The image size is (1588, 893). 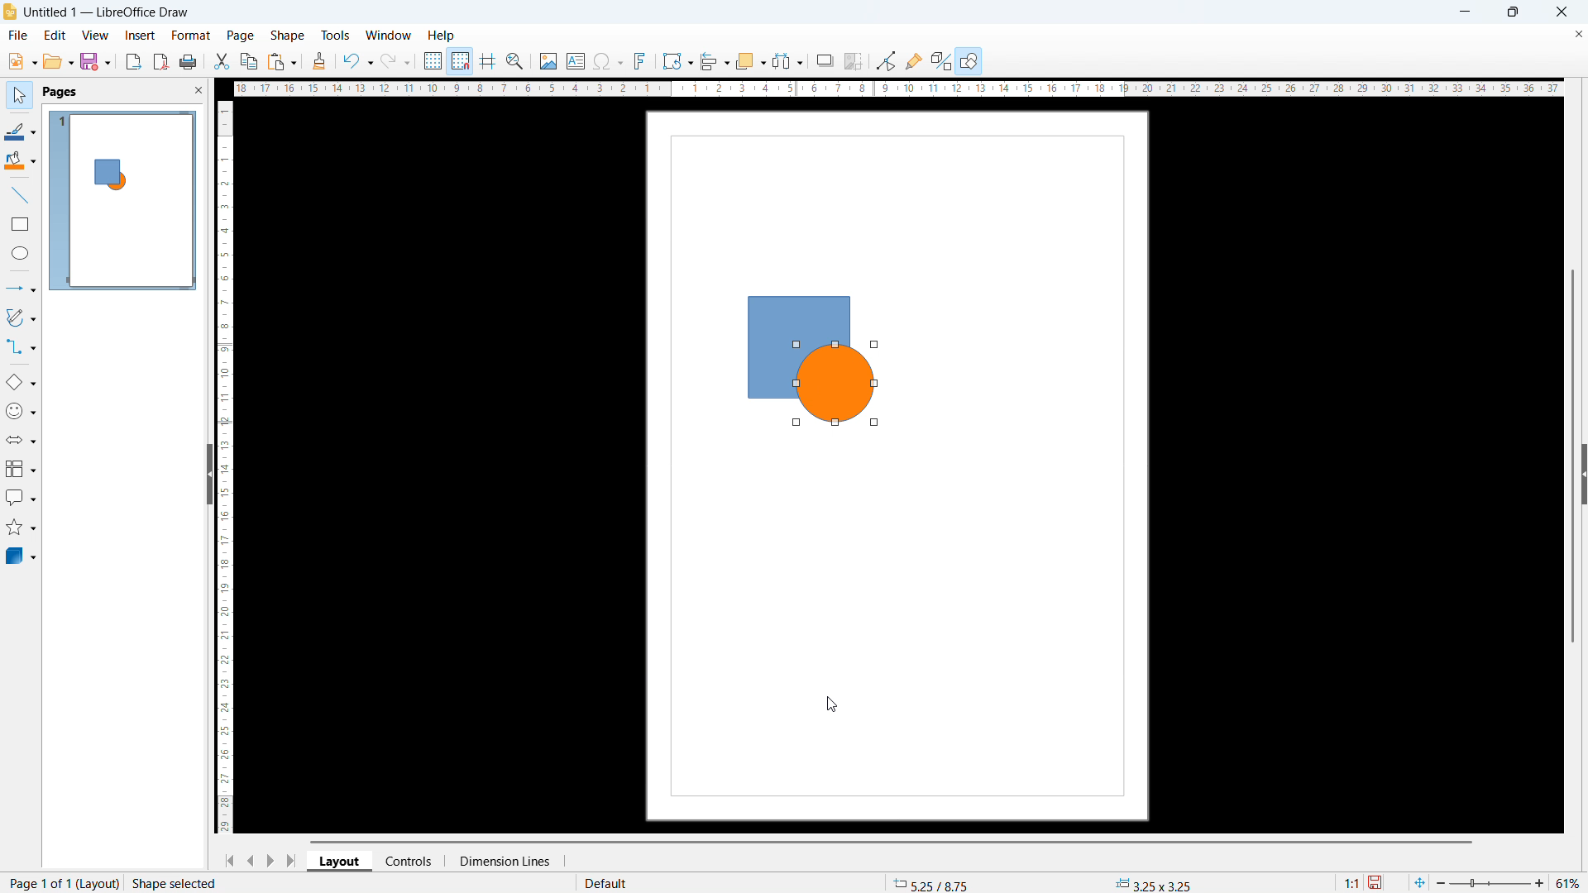 I want to click on vertical scrollbar, so click(x=226, y=466).